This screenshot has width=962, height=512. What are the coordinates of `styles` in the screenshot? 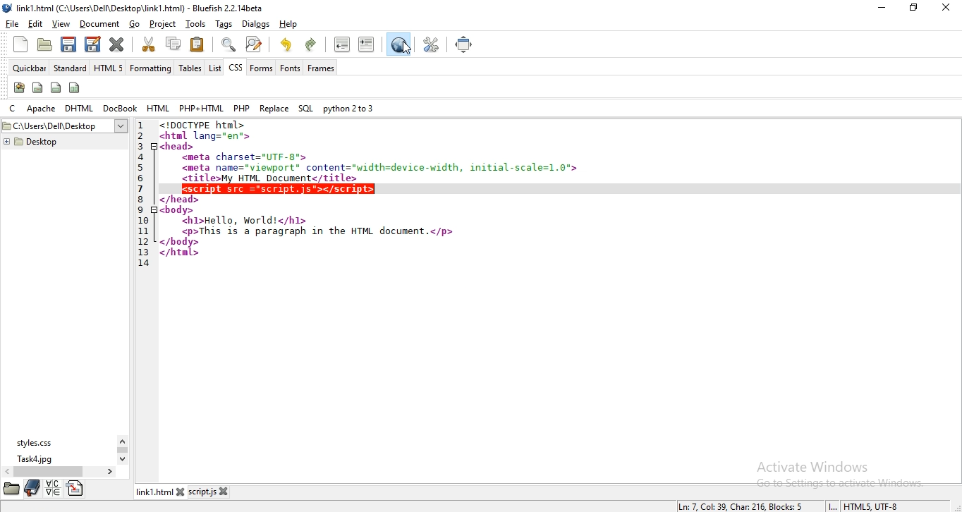 It's located at (38, 441).